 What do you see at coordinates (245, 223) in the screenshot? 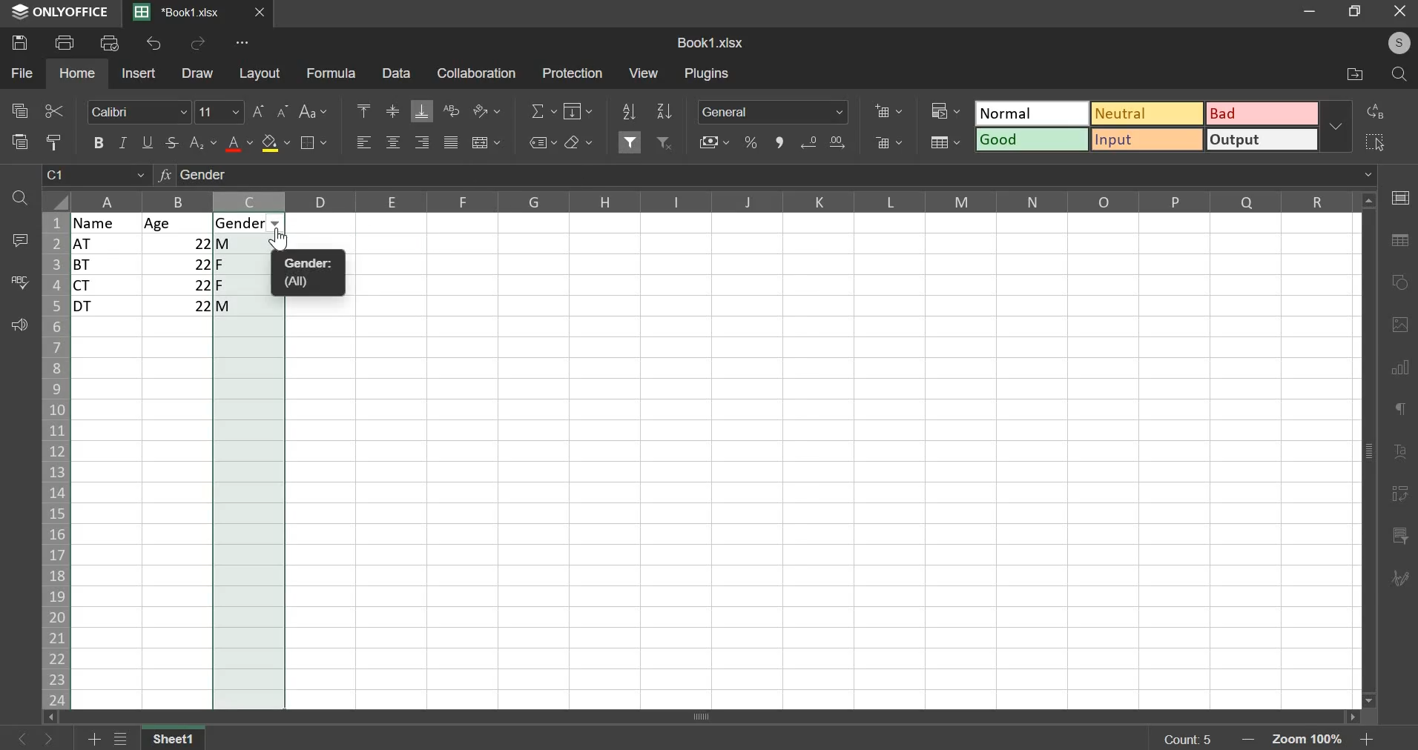
I see `gender` at bounding box center [245, 223].